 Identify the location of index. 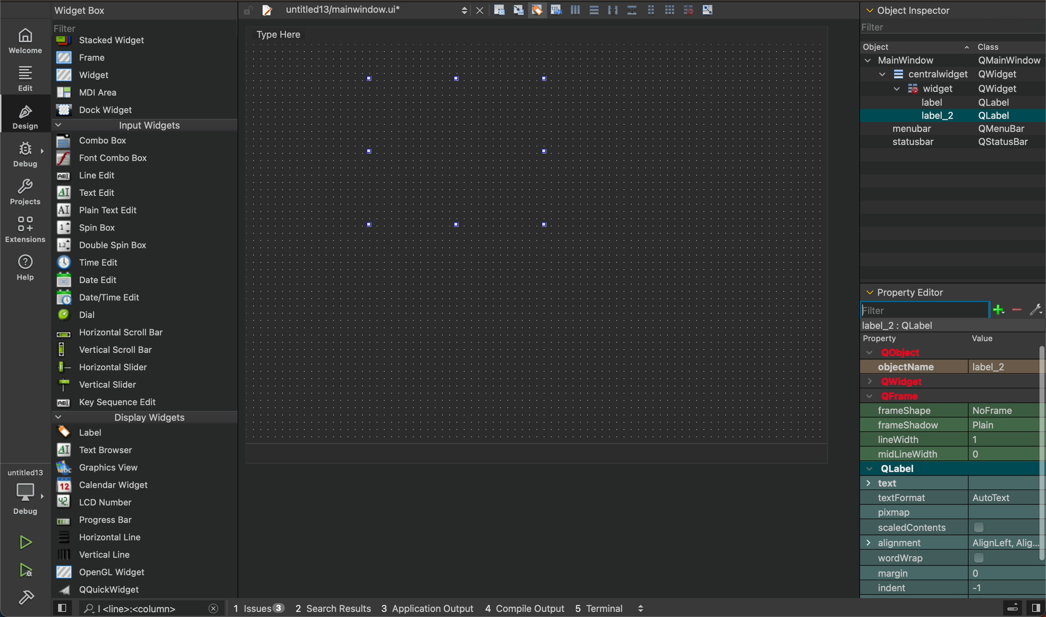
(954, 590).